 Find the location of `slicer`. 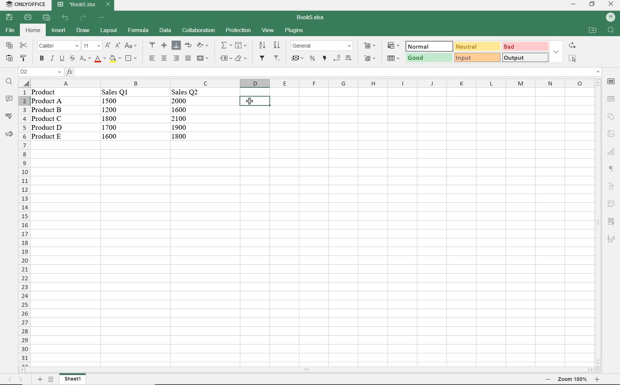

slicer is located at coordinates (611, 221).